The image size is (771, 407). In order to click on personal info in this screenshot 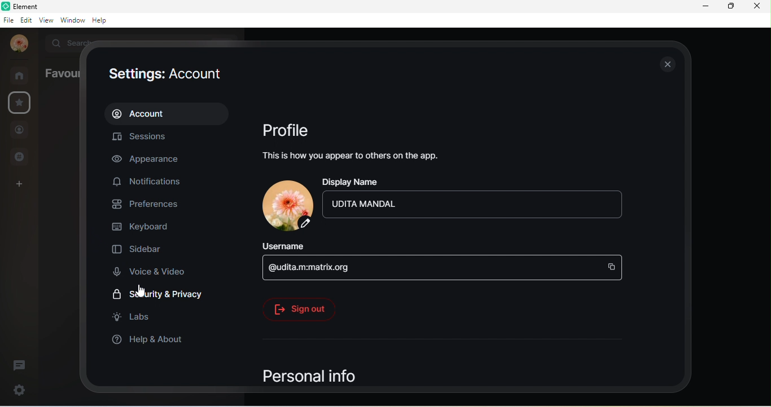, I will do `click(308, 374)`.